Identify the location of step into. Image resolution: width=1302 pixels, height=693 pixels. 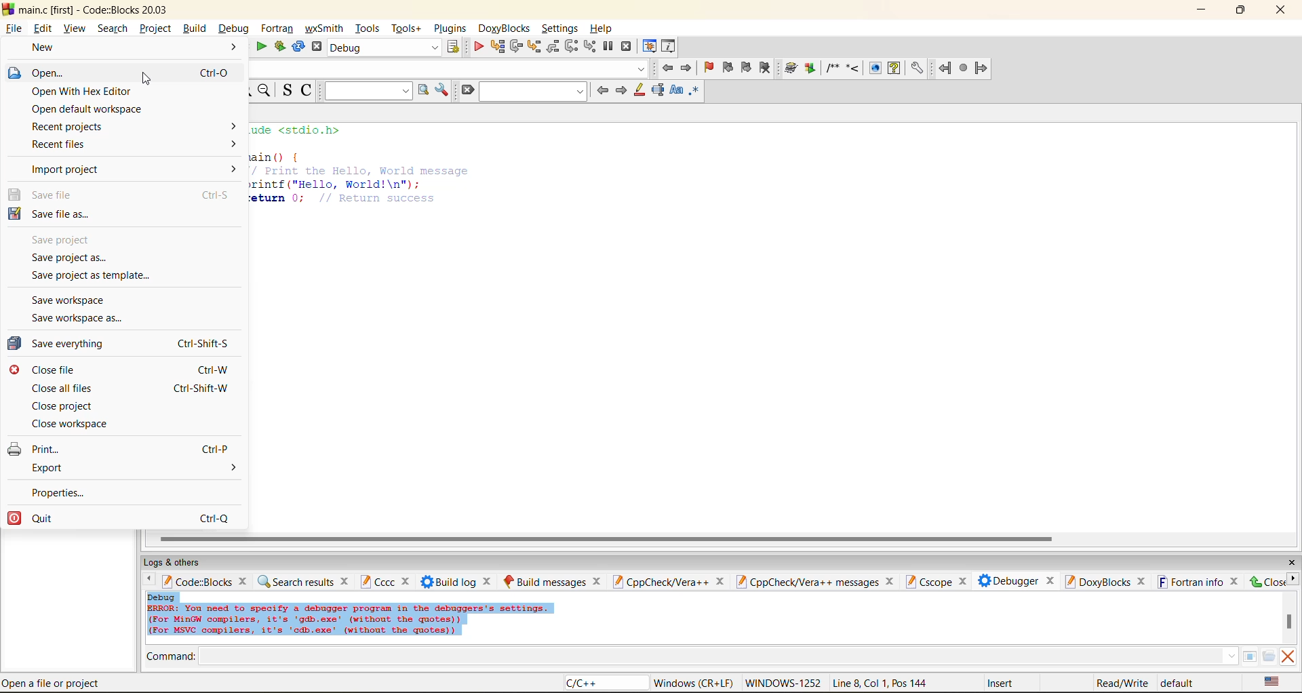
(533, 46).